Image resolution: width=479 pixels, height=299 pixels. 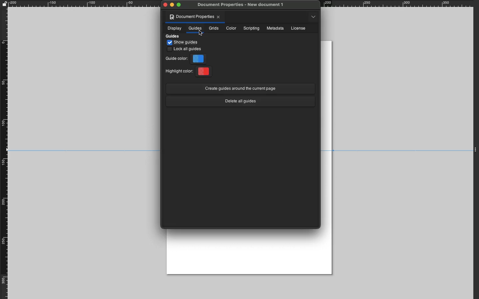 What do you see at coordinates (4, 3) in the screenshot?
I see `Unlock` at bounding box center [4, 3].